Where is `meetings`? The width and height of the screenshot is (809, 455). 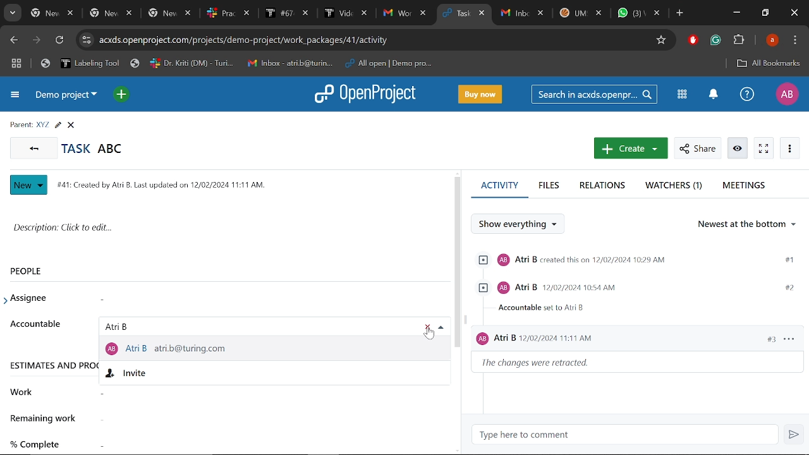 meetings is located at coordinates (743, 186).